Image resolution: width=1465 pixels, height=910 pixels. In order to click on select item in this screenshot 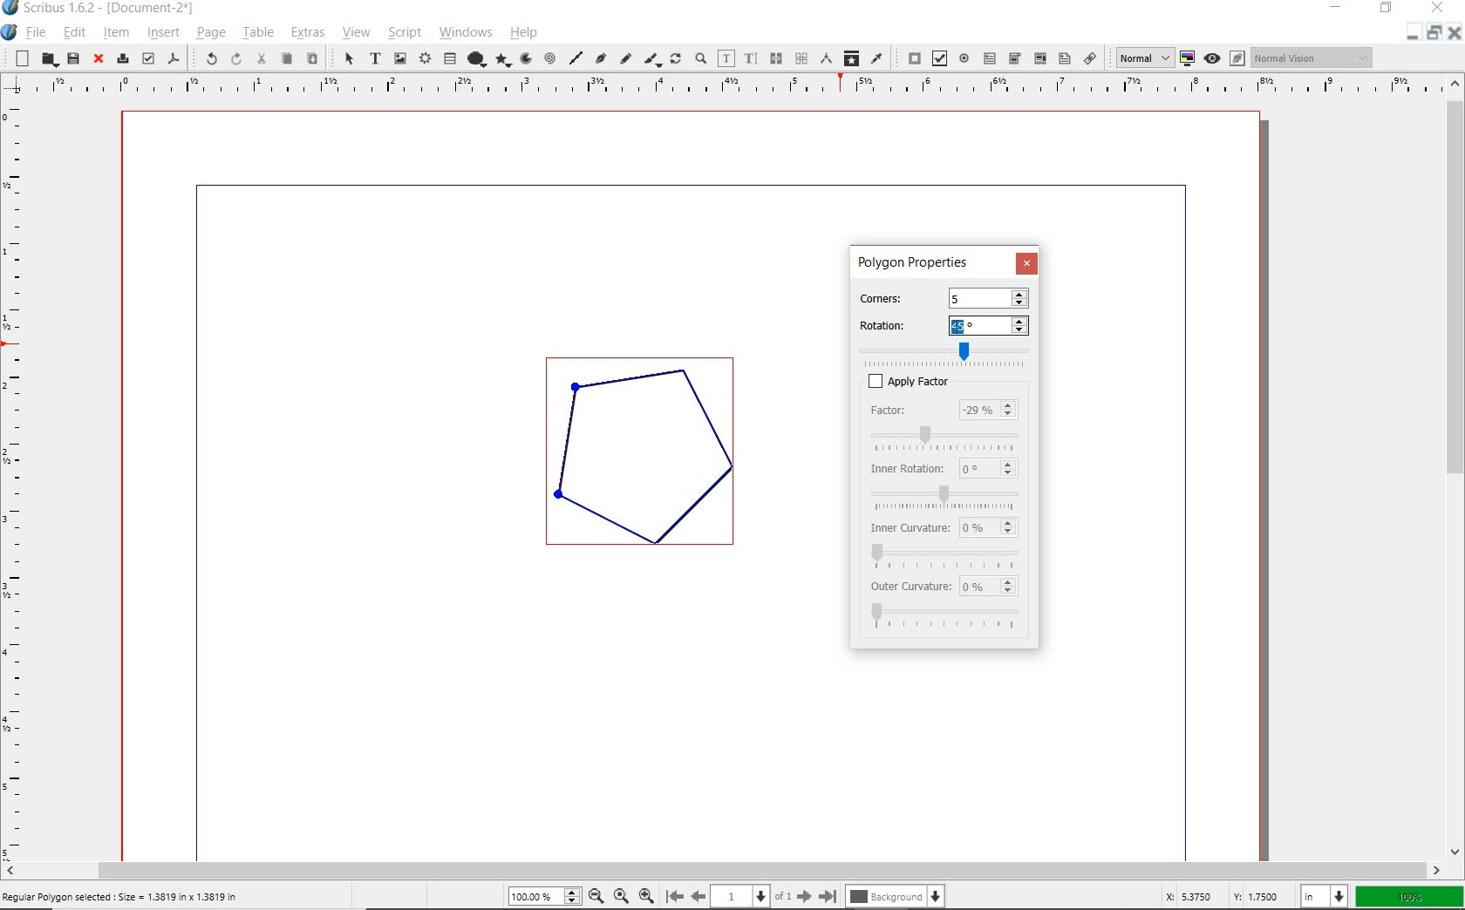, I will do `click(346, 58)`.